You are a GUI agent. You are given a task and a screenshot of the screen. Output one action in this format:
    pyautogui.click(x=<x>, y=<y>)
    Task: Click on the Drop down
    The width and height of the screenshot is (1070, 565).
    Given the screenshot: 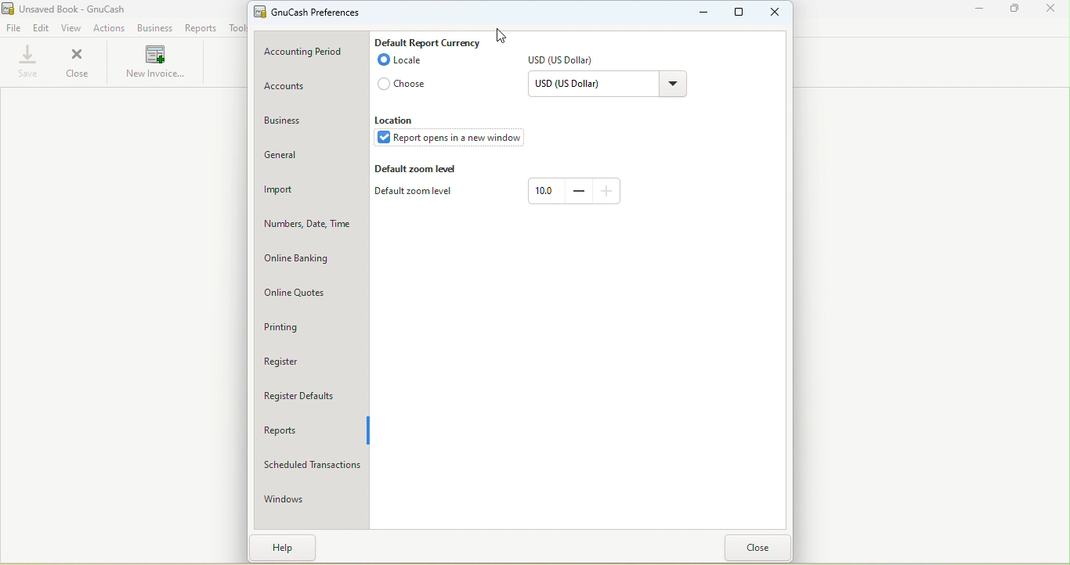 What is the action you would take?
    pyautogui.click(x=672, y=86)
    